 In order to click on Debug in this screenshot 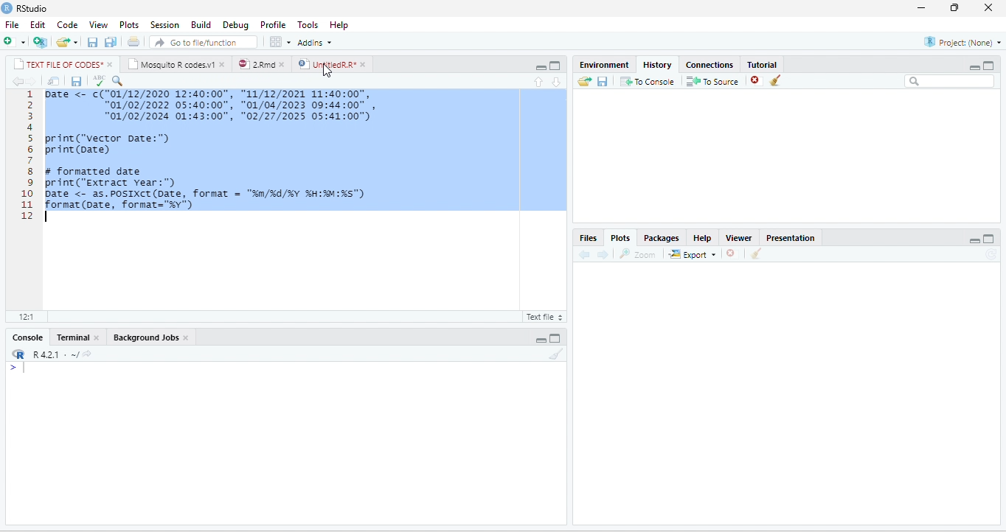, I will do `click(237, 25)`.